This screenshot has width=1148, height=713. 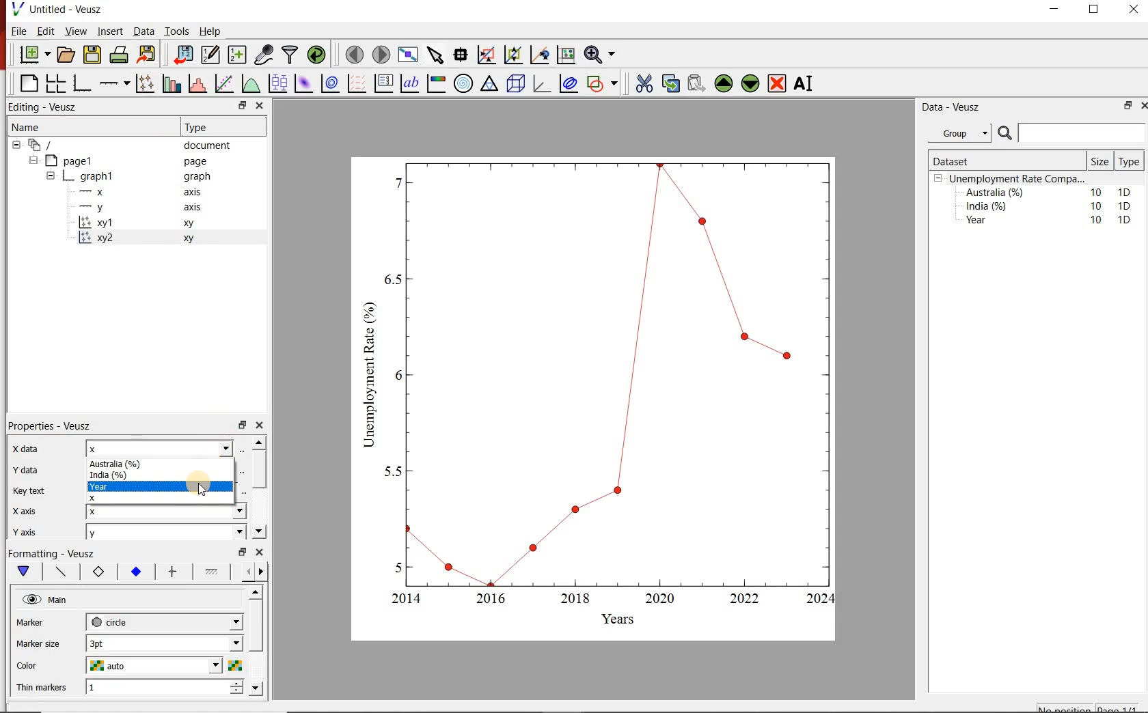 What do you see at coordinates (961, 133) in the screenshot?
I see `Group` at bounding box center [961, 133].